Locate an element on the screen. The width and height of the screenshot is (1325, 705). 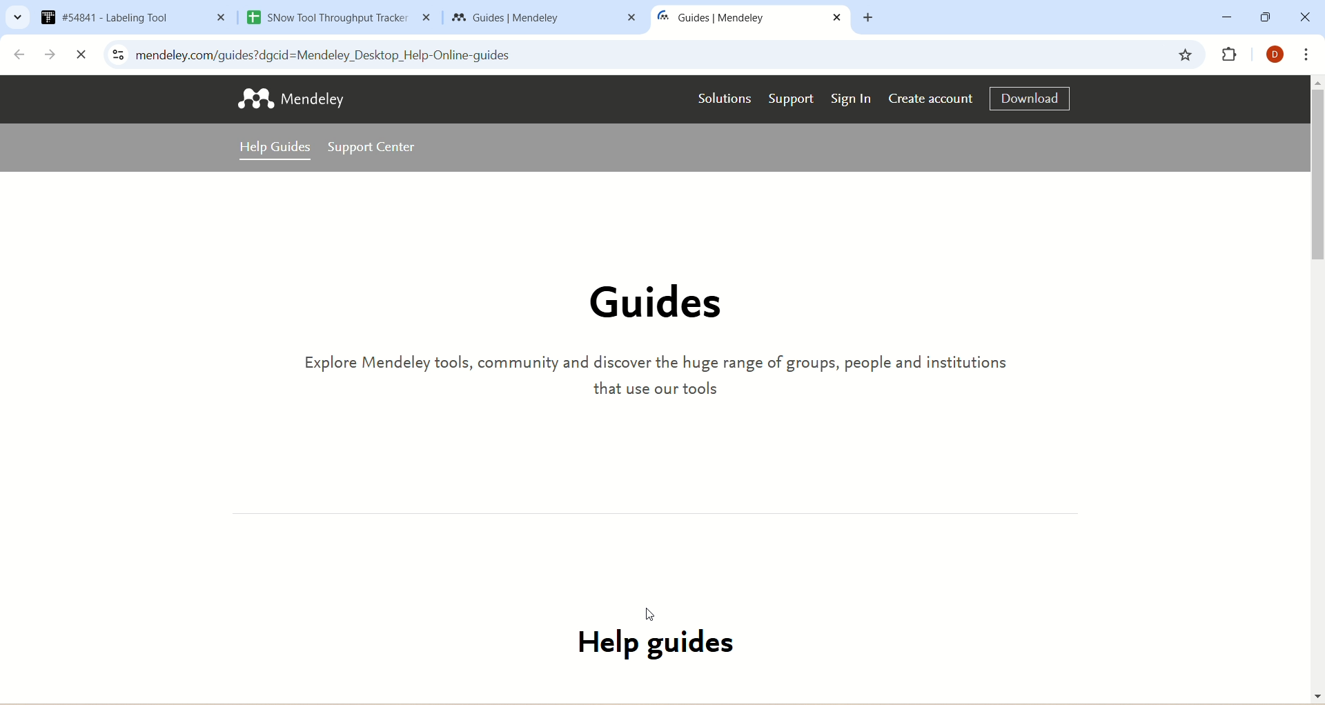
close is located at coordinates (81, 56).